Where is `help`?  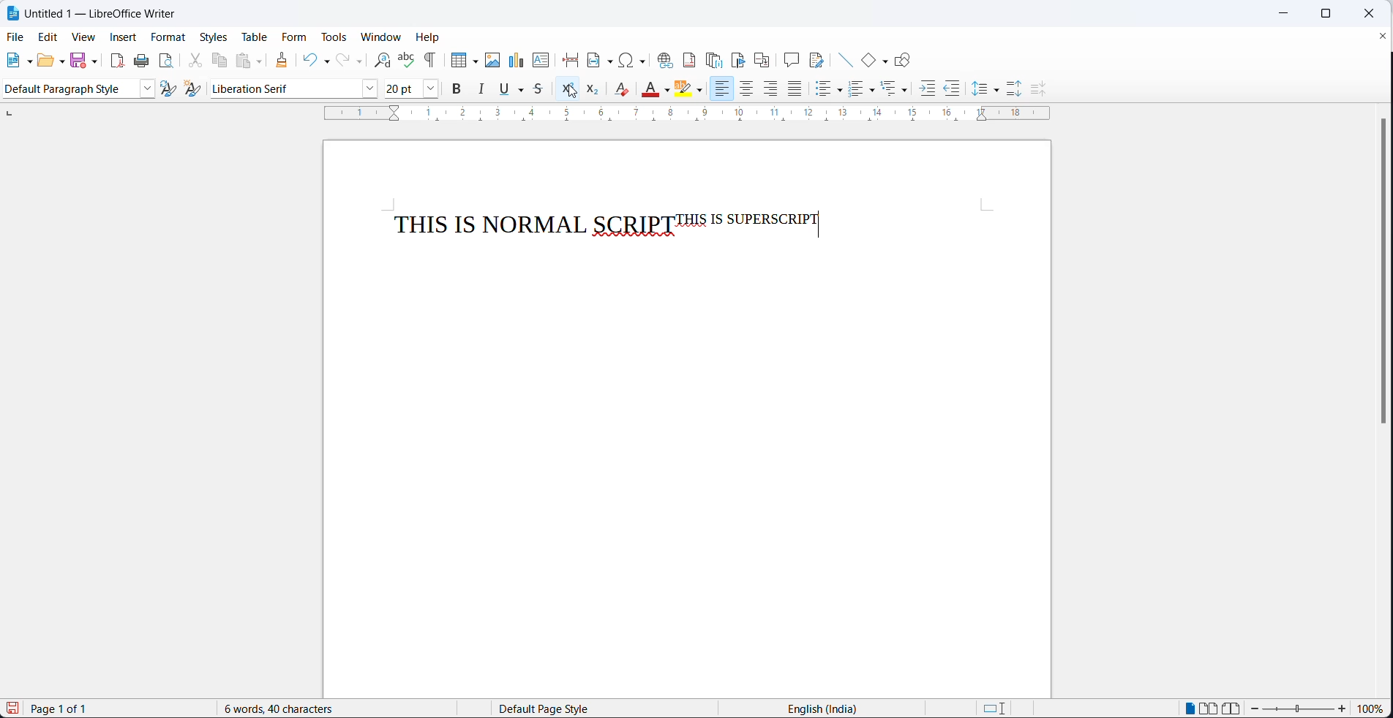
help is located at coordinates (428, 37).